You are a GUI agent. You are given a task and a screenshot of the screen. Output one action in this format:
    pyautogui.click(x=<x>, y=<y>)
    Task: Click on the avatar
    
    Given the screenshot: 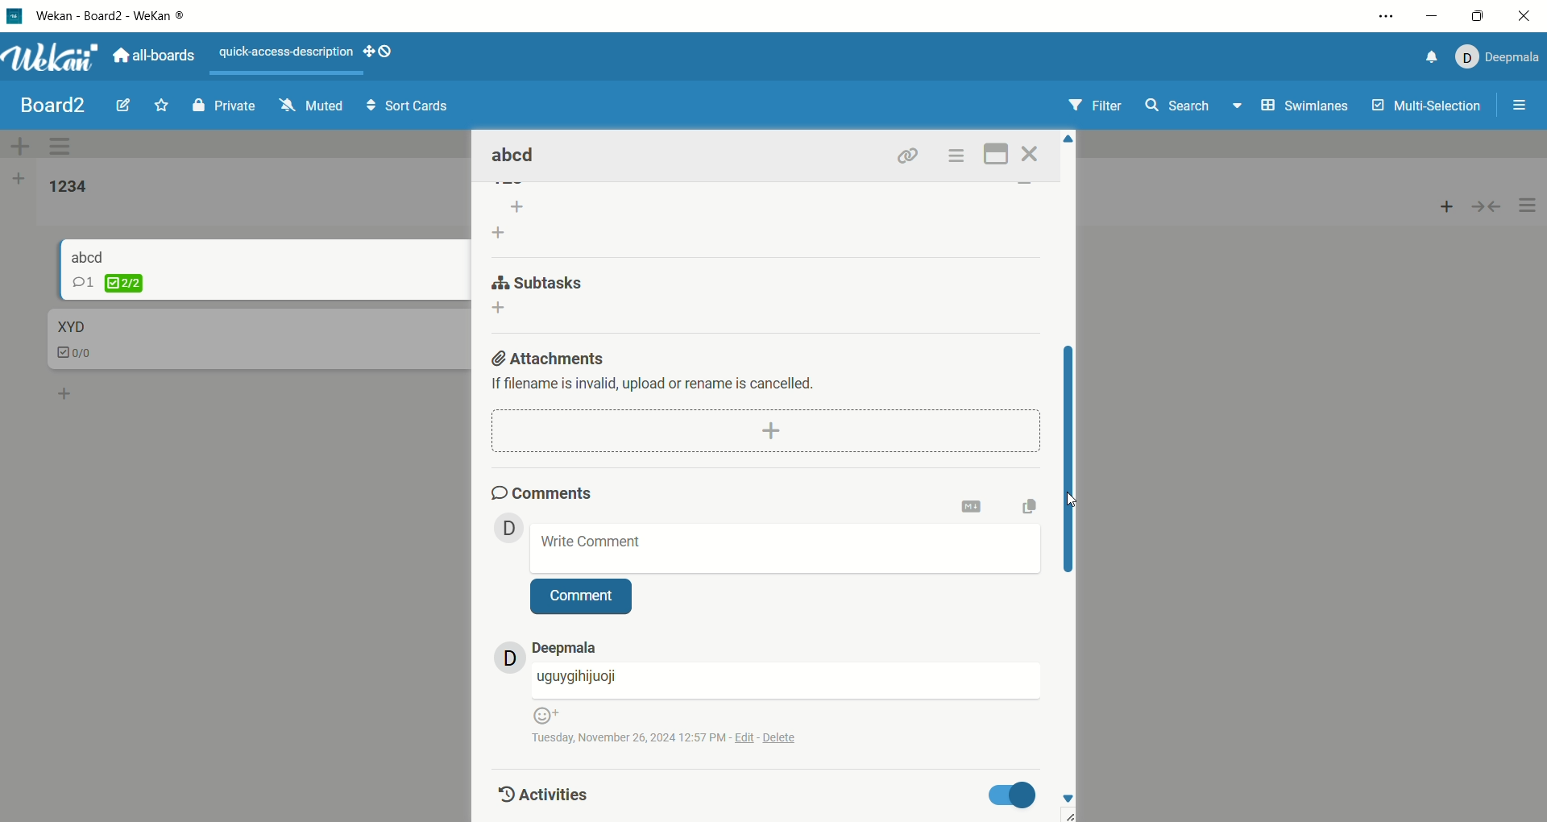 What is the action you would take?
    pyautogui.click(x=510, y=656)
    